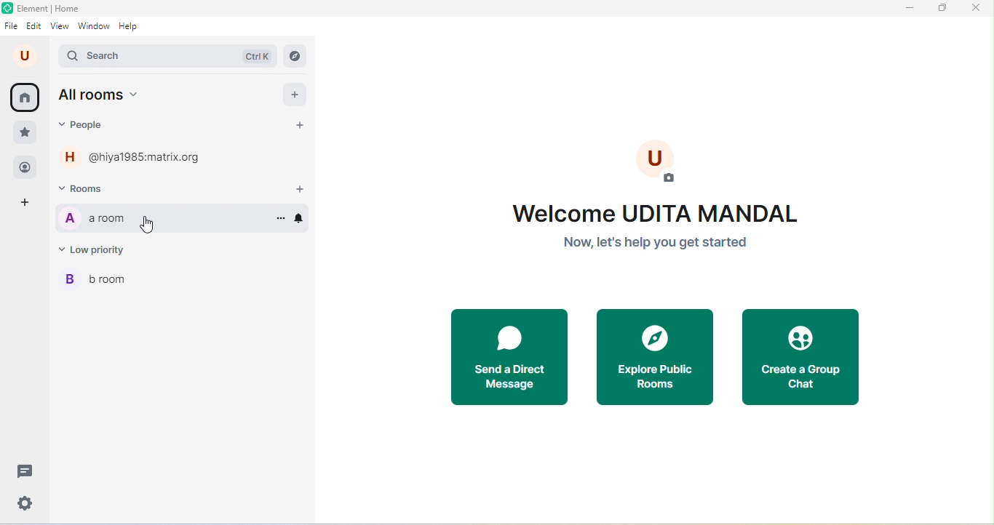  Describe the element at coordinates (301, 217) in the screenshot. I see `notifications` at that location.